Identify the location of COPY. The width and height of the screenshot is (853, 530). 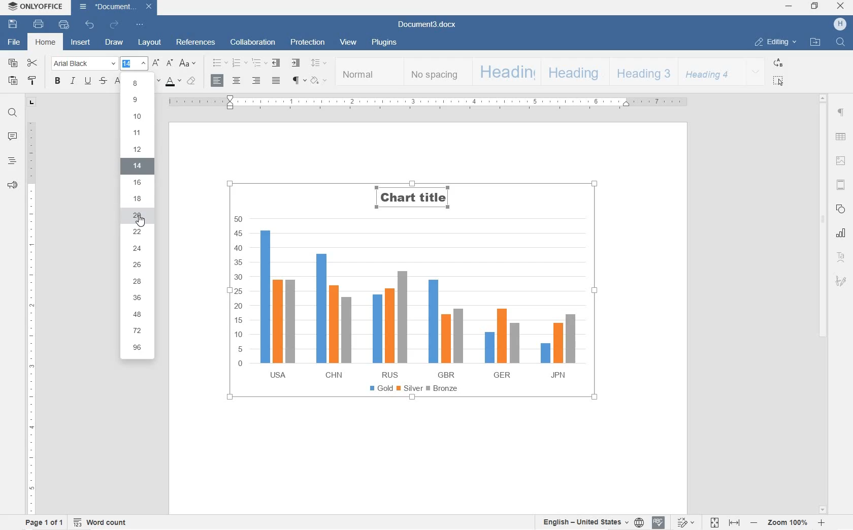
(12, 63).